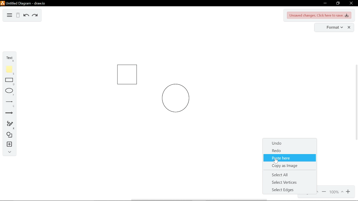 This screenshot has height=201, width=358. What do you see at coordinates (351, 3) in the screenshot?
I see `close` at bounding box center [351, 3].